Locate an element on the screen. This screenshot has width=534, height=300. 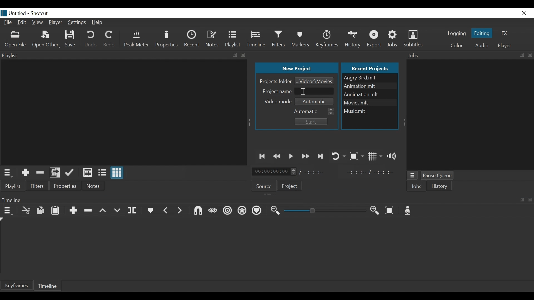
Notes is located at coordinates (212, 38).